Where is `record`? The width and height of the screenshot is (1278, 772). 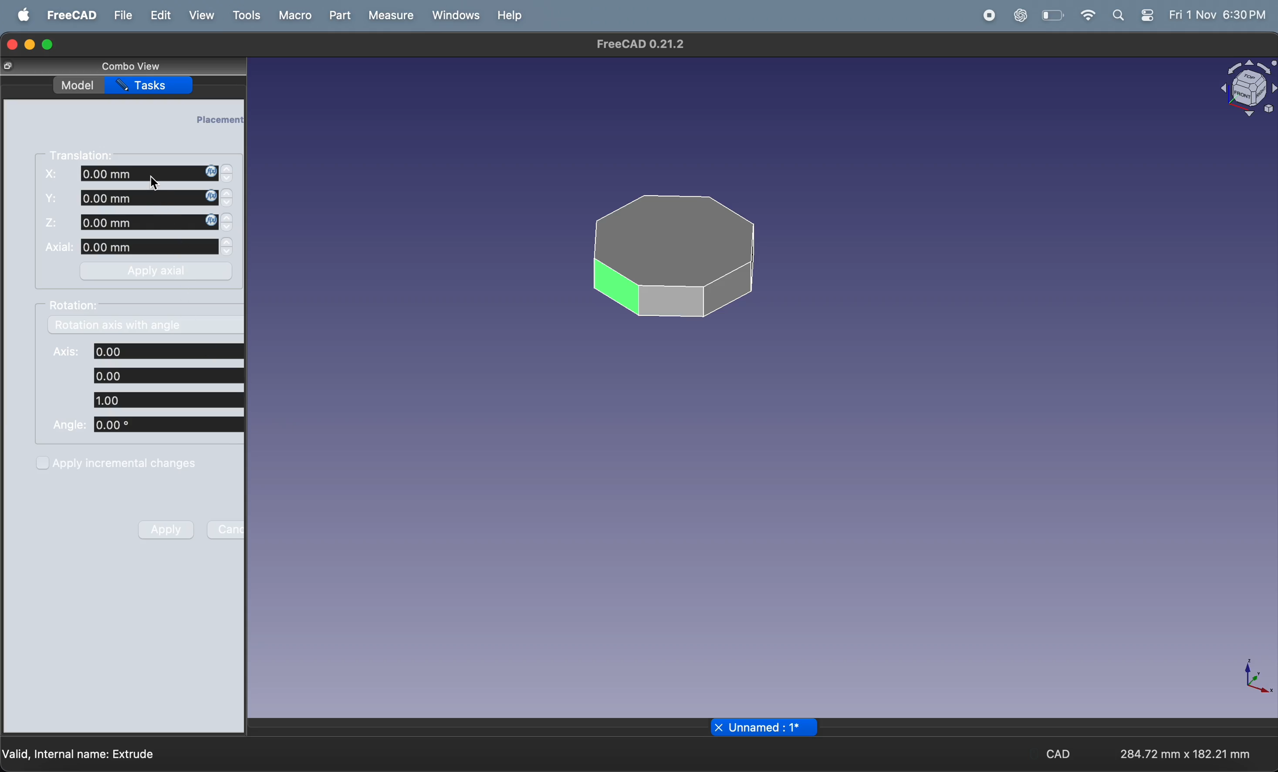 record is located at coordinates (985, 16).